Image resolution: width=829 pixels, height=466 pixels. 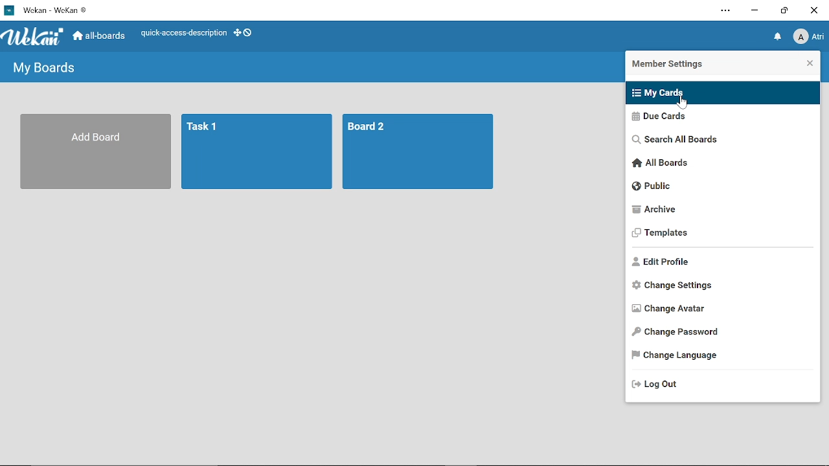 I want to click on Board titled "Board 2", so click(x=420, y=152).